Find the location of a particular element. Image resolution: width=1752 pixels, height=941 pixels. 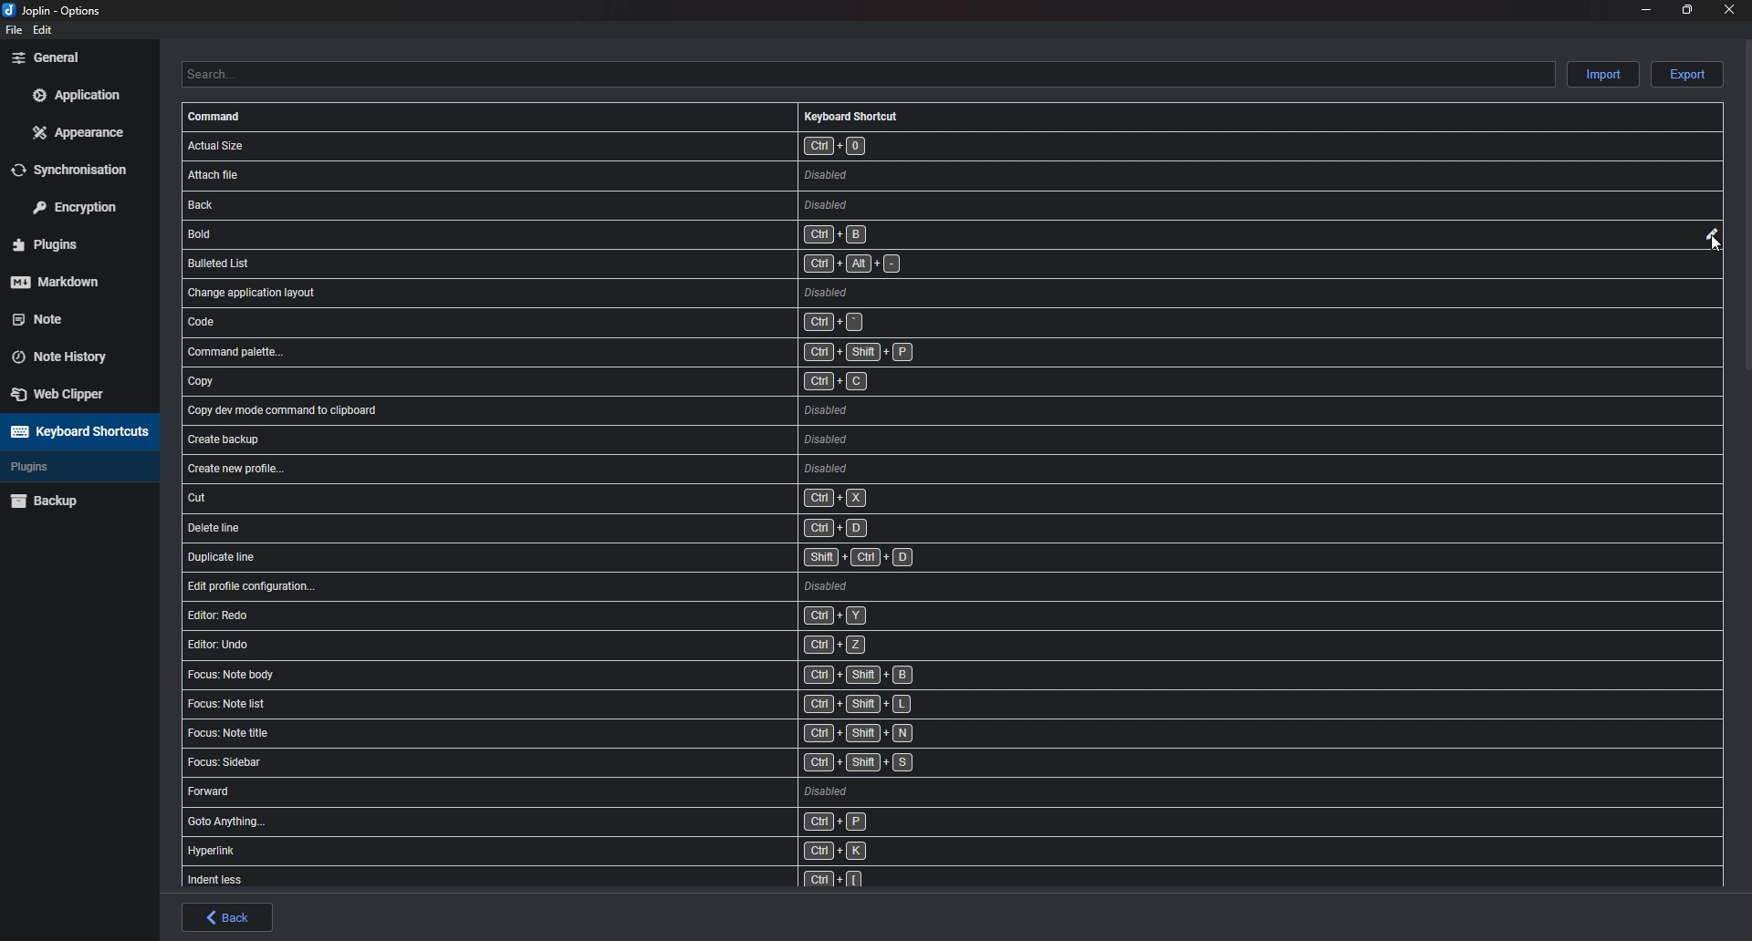

shortcut is located at coordinates (613, 206).